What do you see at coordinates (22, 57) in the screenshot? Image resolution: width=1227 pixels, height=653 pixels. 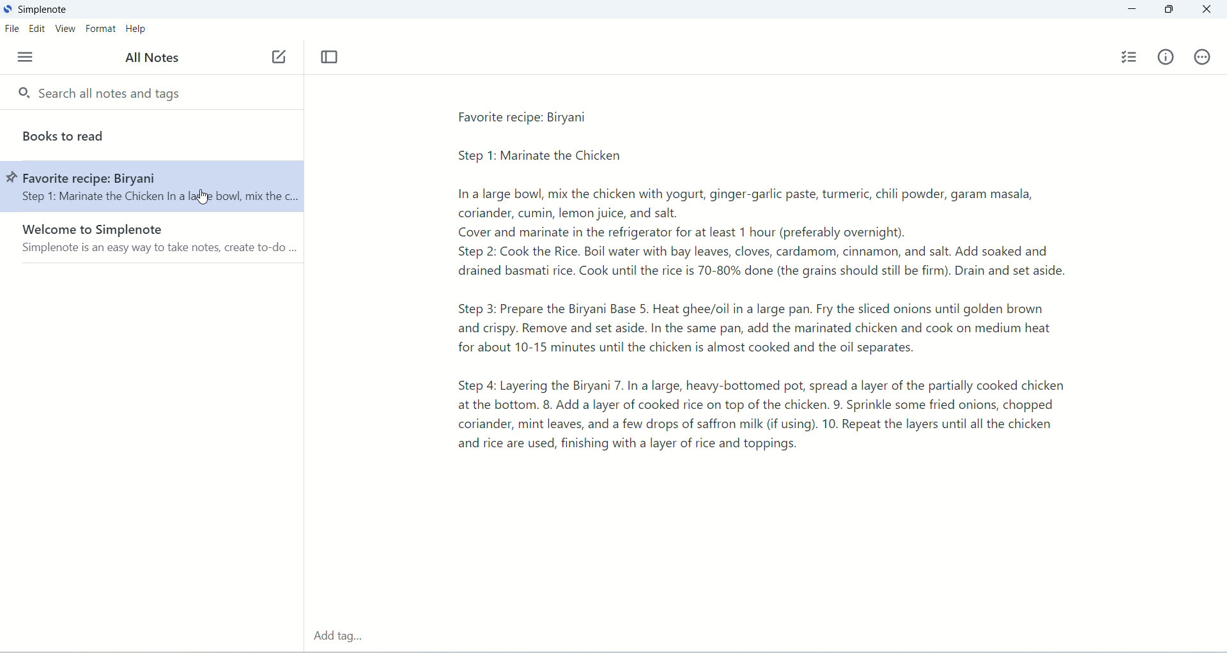 I see `menu` at bounding box center [22, 57].